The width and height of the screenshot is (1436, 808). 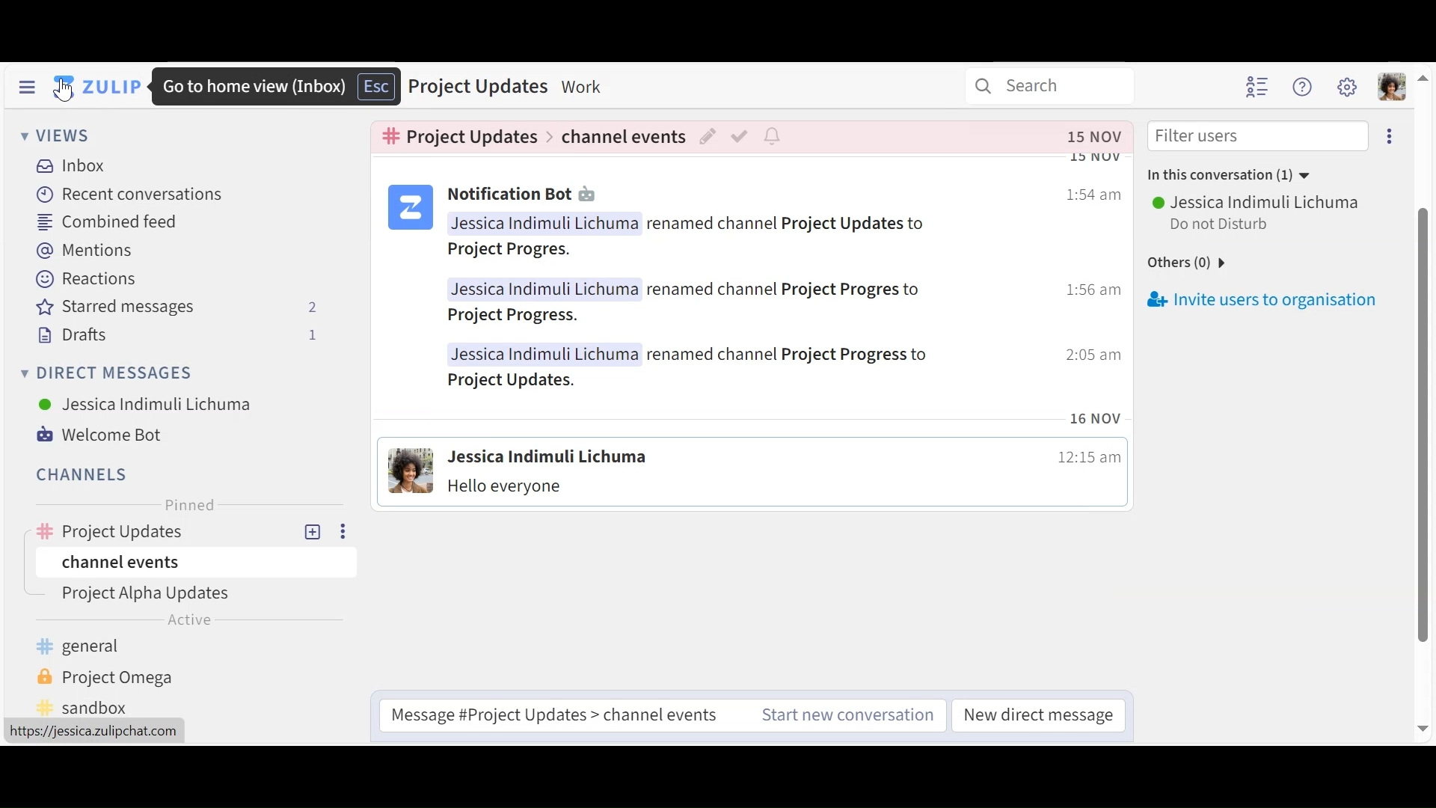 What do you see at coordinates (149, 404) in the screenshot?
I see `Jessica Indimuli Lichuma` at bounding box center [149, 404].